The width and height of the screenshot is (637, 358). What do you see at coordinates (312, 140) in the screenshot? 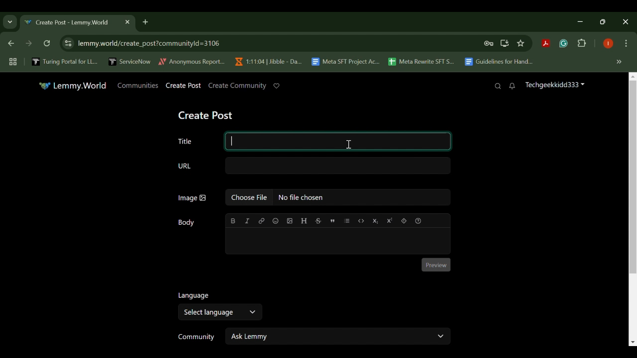
I see `Title Selected` at bounding box center [312, 140].